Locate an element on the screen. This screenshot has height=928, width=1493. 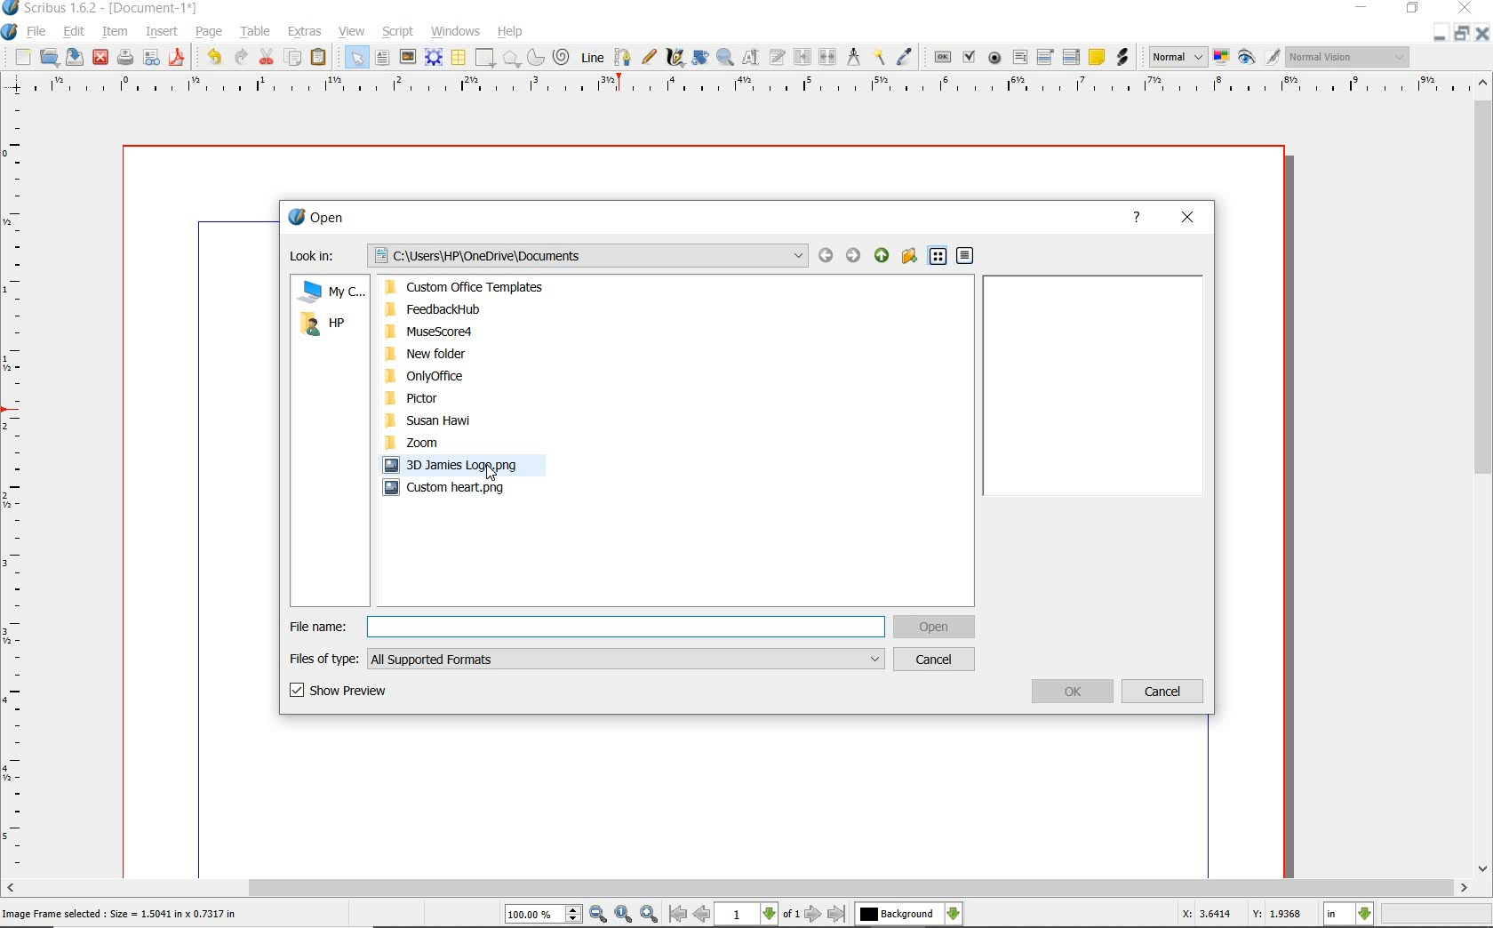
unlink text frames is located at coordinates (829, 57).